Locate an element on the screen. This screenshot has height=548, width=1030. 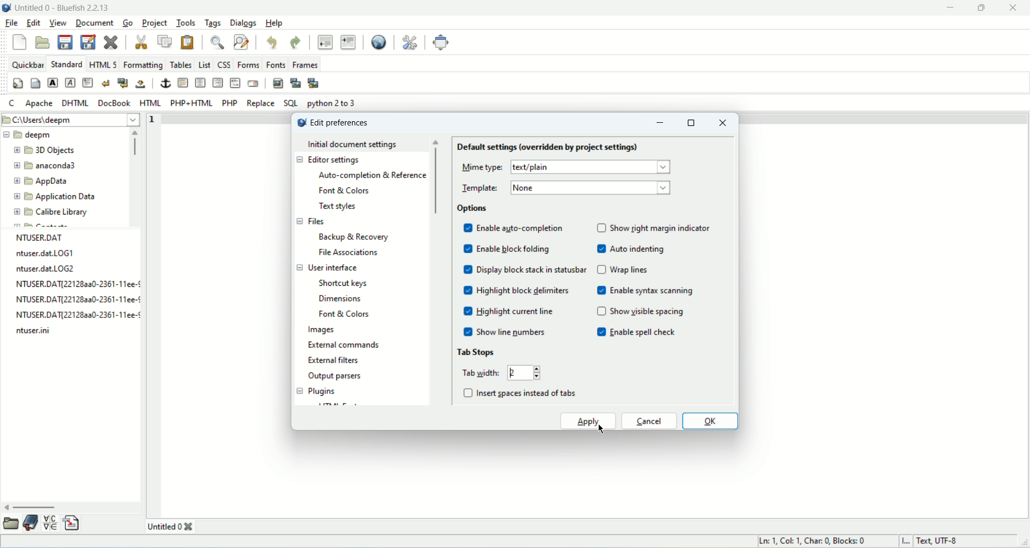
highlight current line is located at coordinates (514, 313).